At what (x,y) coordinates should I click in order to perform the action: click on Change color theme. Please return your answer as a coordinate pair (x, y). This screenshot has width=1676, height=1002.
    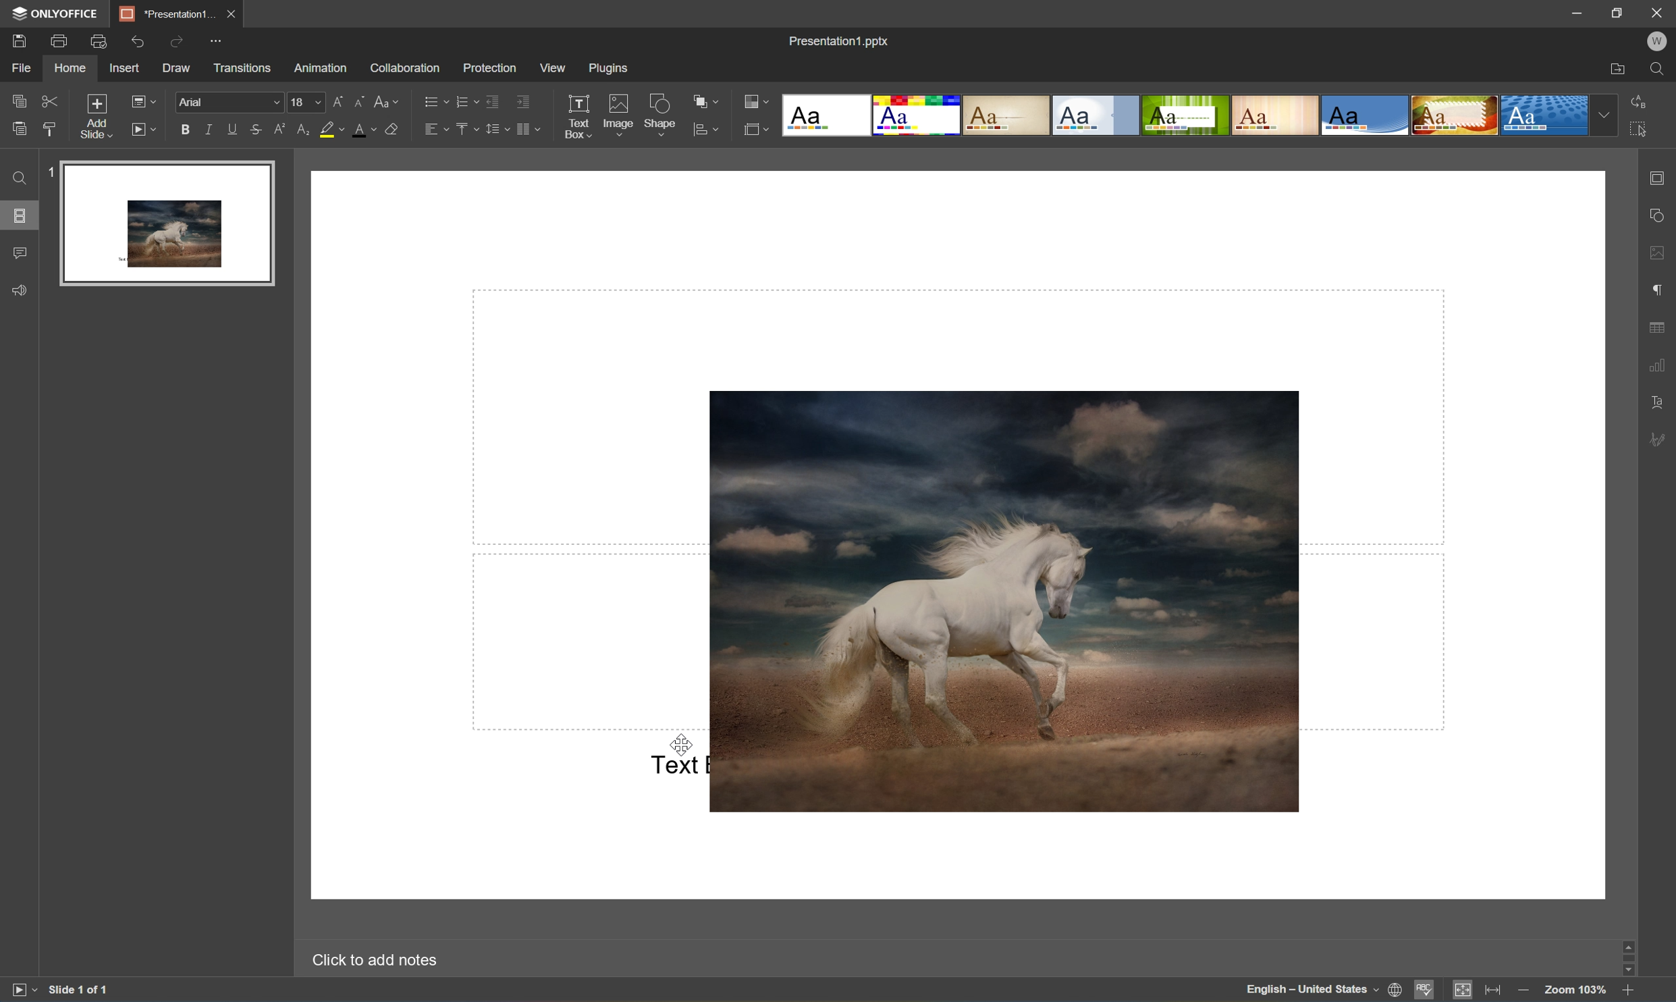
    Looking at the image, I should click on (757, 102).